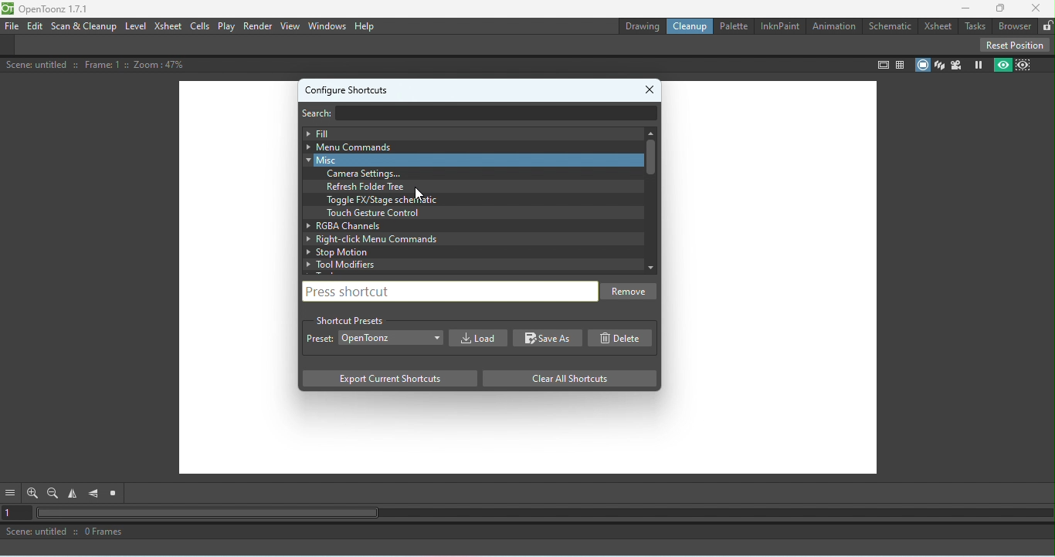 The height and width of the screenshot is (557, 1055). I want to click on Camera settings, so click(368, 174).